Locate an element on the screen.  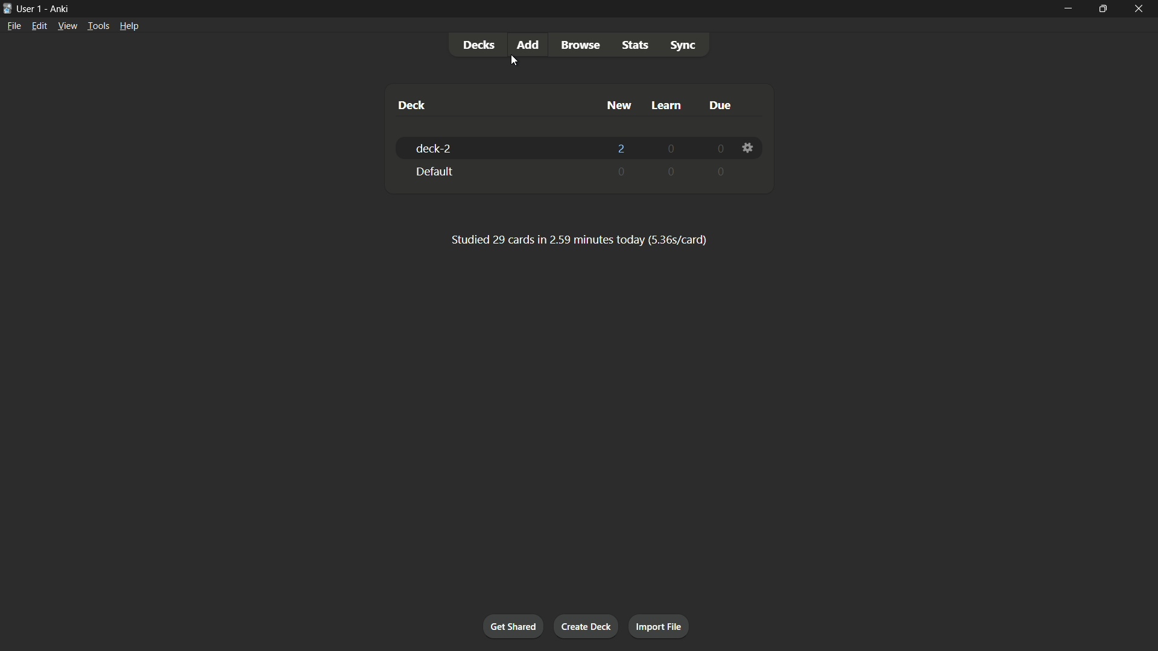
add is located at coordinates (527, 45).